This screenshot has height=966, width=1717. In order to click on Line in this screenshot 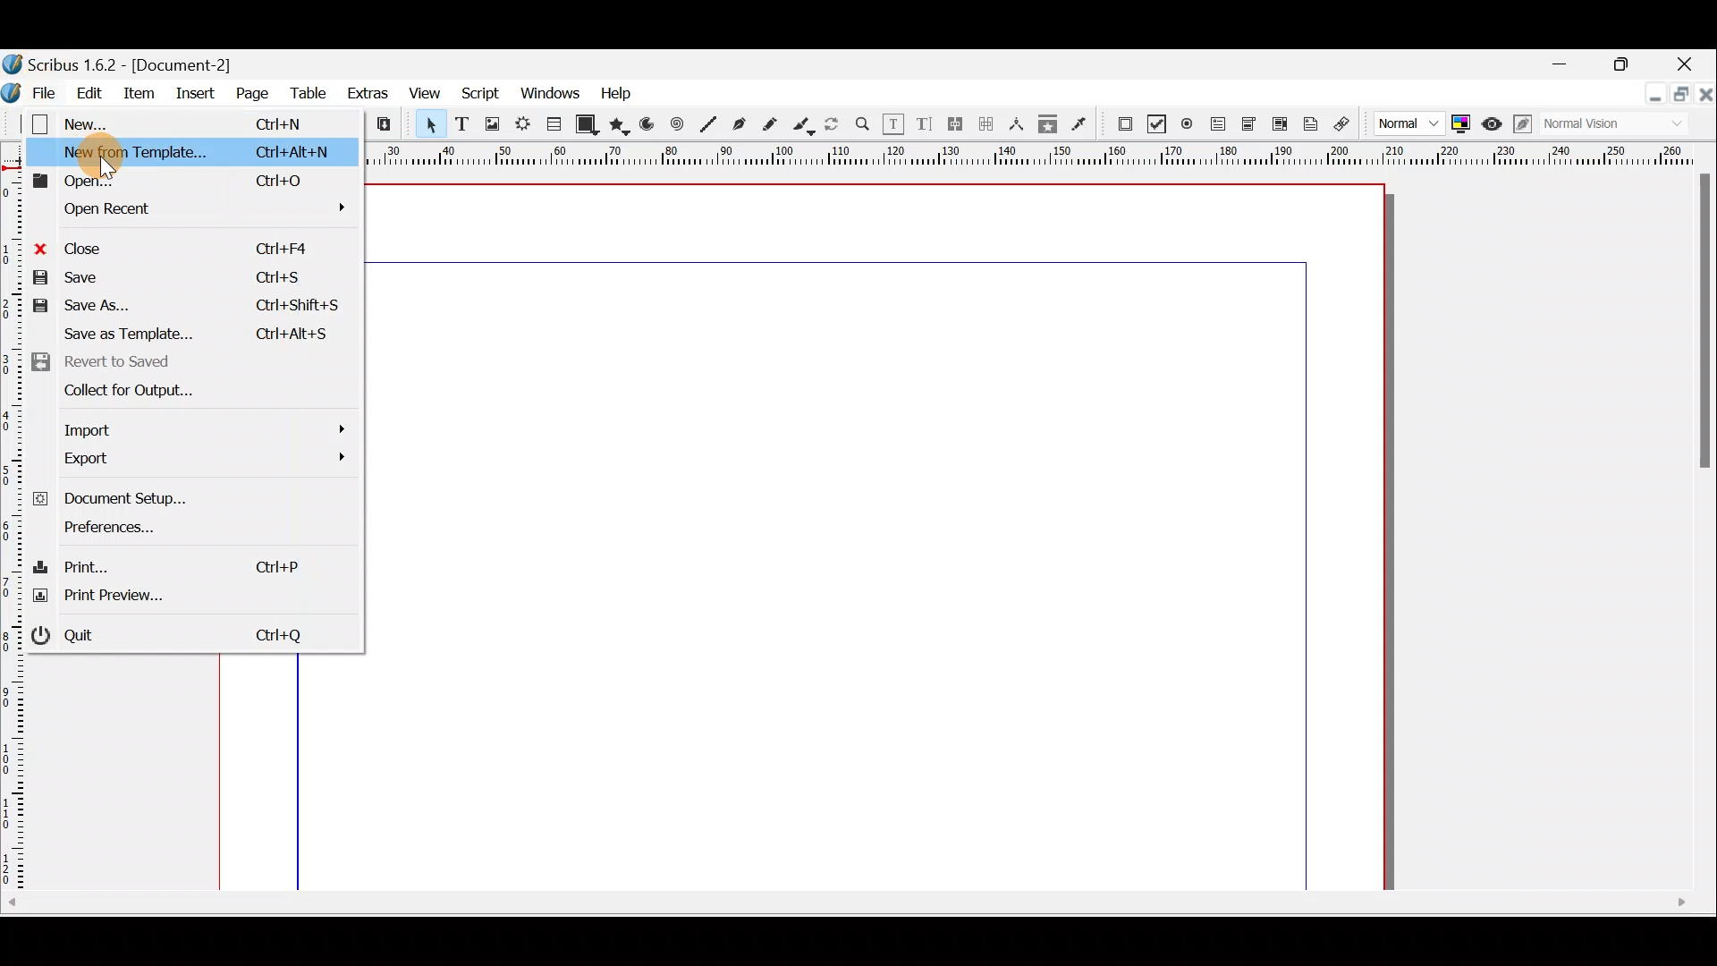, I will do `click(706, 125)`.